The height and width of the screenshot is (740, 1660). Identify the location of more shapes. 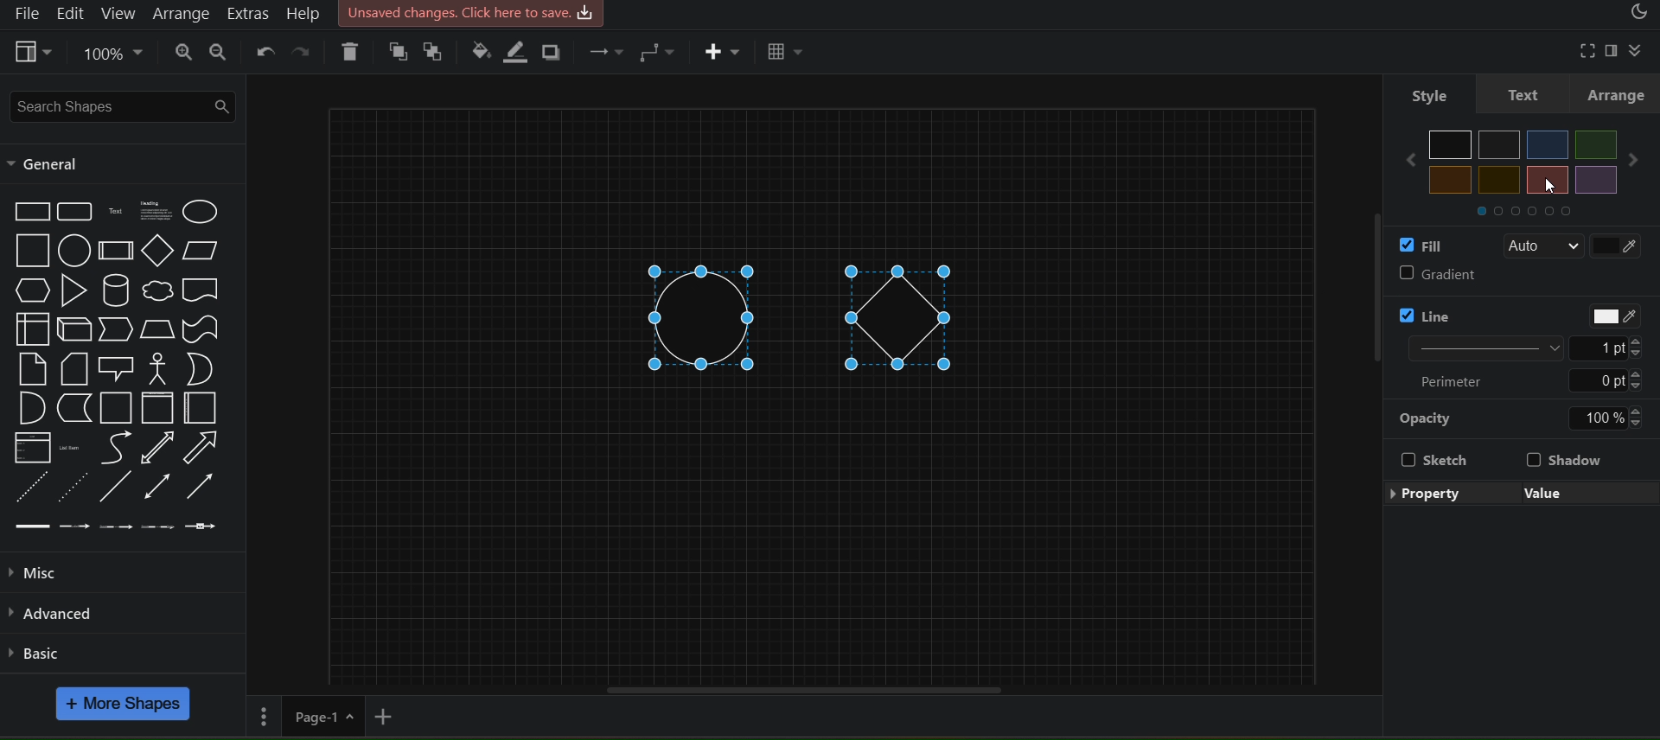
(119, 703).